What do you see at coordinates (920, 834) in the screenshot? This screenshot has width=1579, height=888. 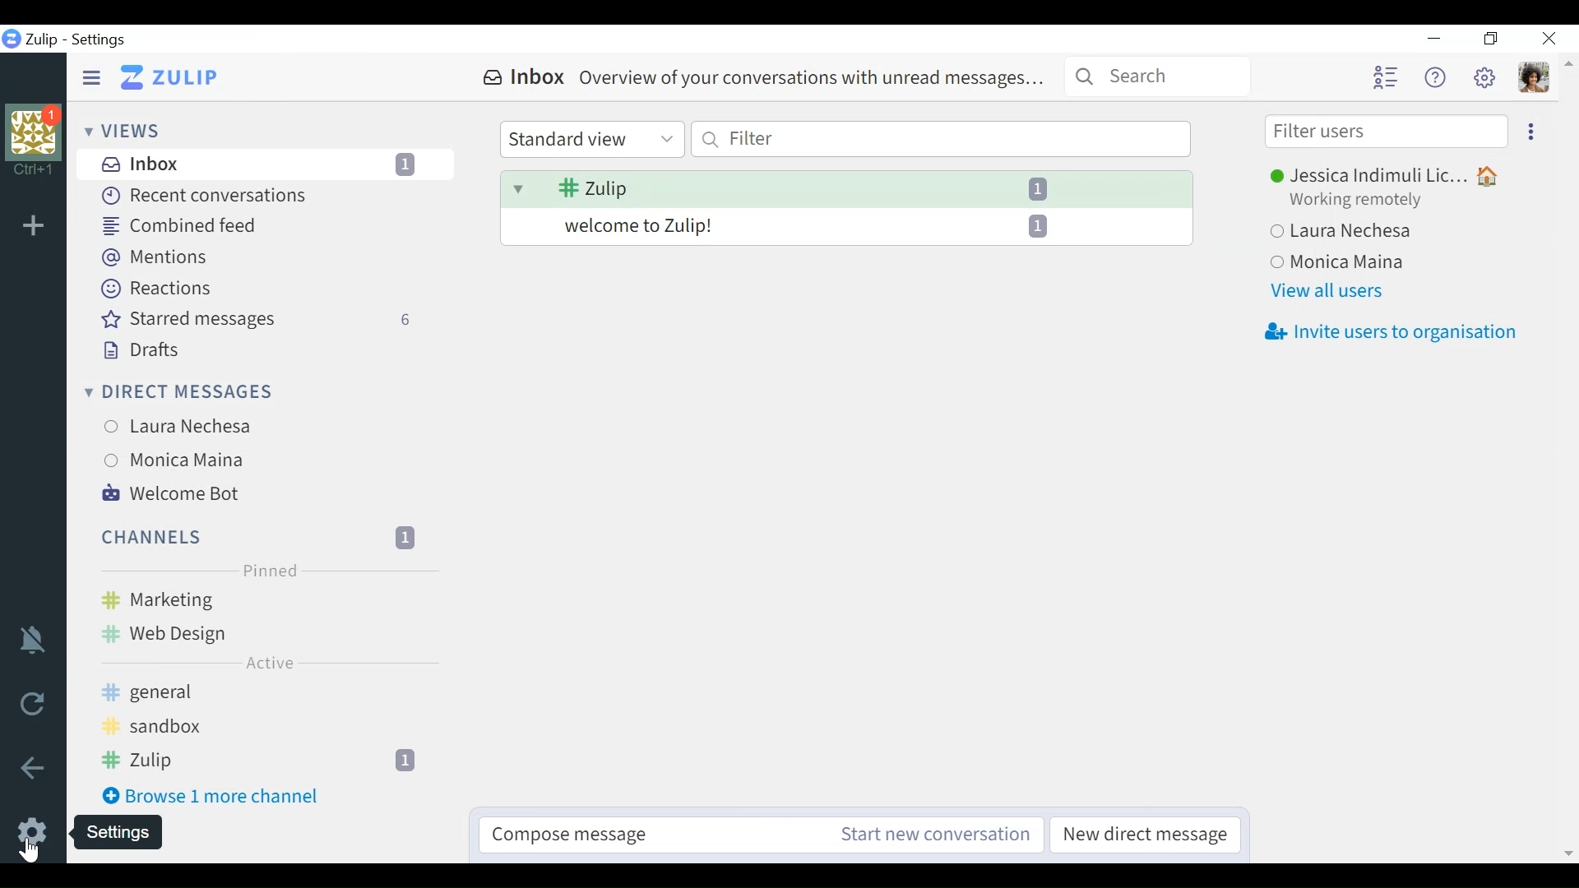 I see `Start new conversation` at bounding box center [920, 834].